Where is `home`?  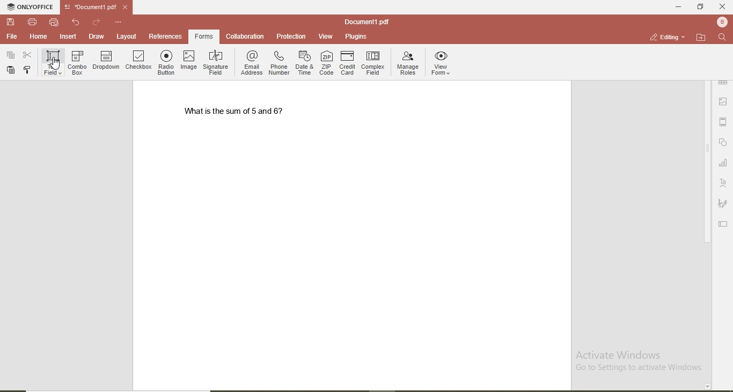 home is located at coordinates (39, 37).